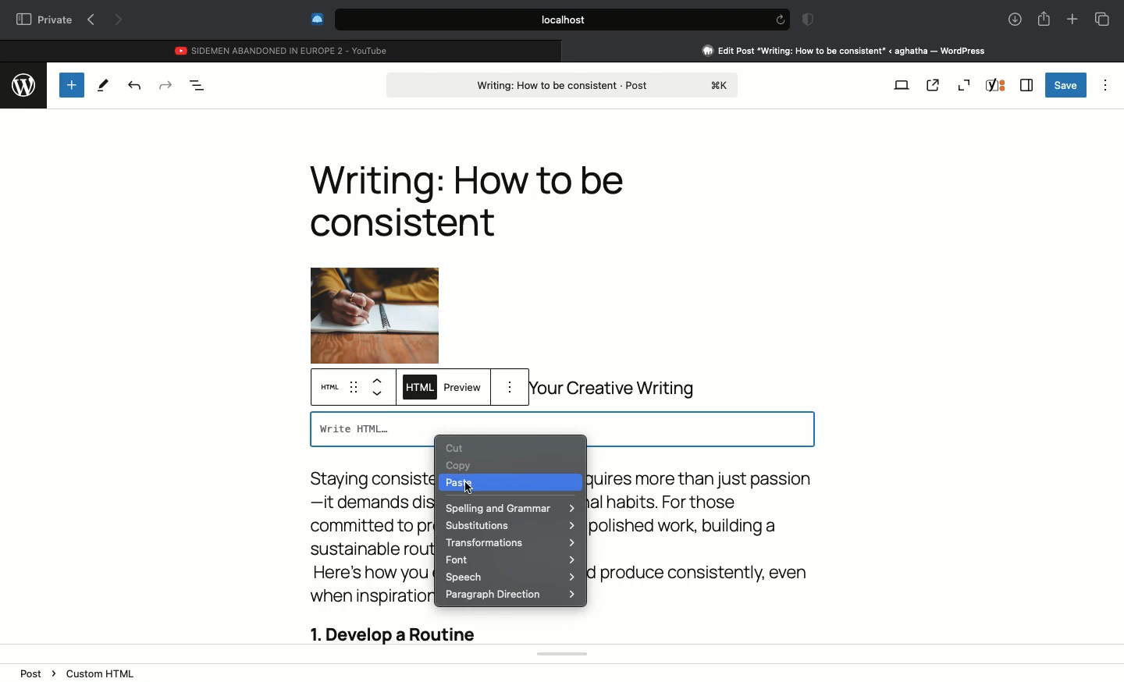  What do you see at coordinates (902, 83) in the screenshot?
I see `View` at bounding box center [902, 83].